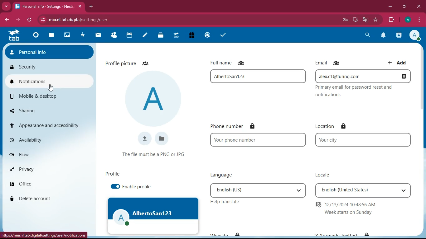 The image size is (426, 239). Describe the element at coordinates (80, 7) in the screenshot. I see `close` at that location.